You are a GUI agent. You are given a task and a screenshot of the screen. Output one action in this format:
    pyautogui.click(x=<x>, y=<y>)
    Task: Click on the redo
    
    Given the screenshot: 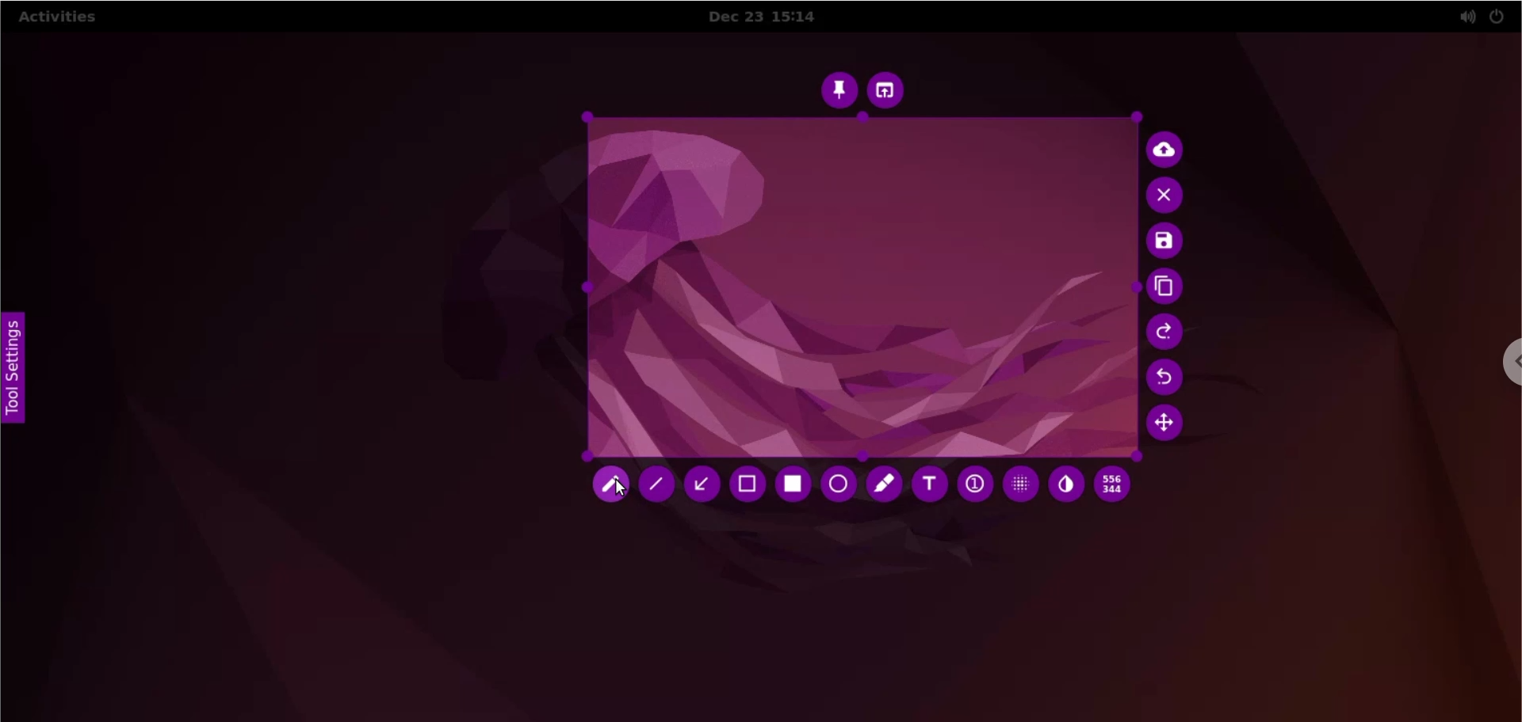 What is the action you would take?
    pyautogui.click(x=1167, y=335)
    